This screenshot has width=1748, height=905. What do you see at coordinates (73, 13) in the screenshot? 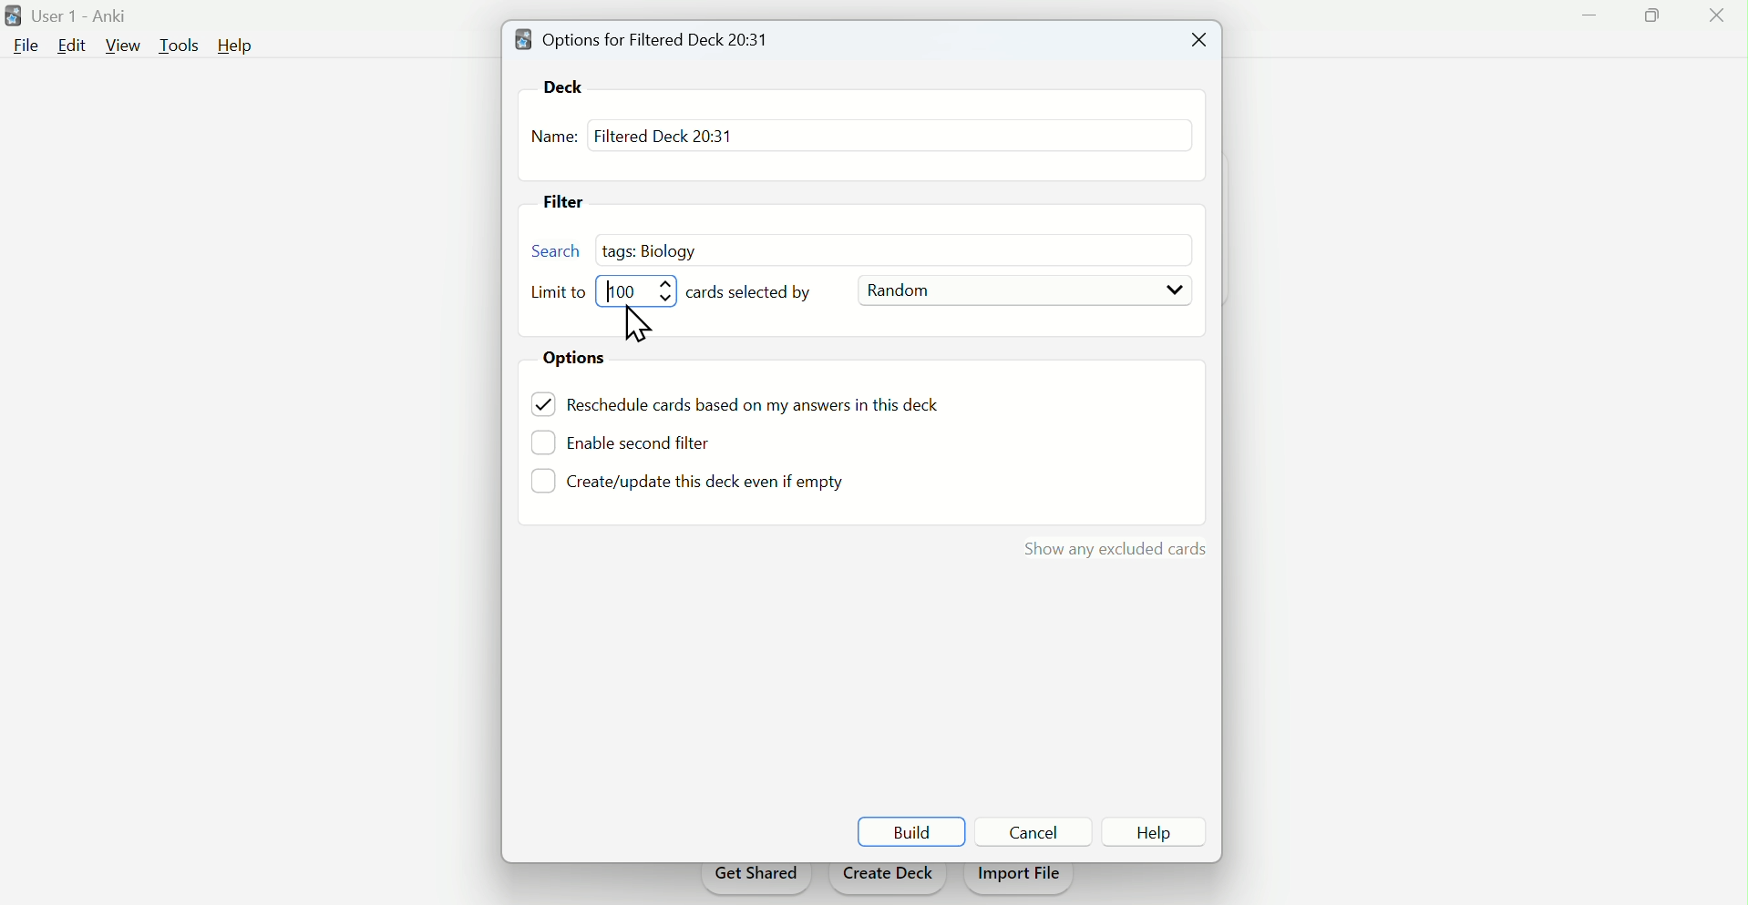
I see `User 1 - Anki` at bounding box center [73, 13].